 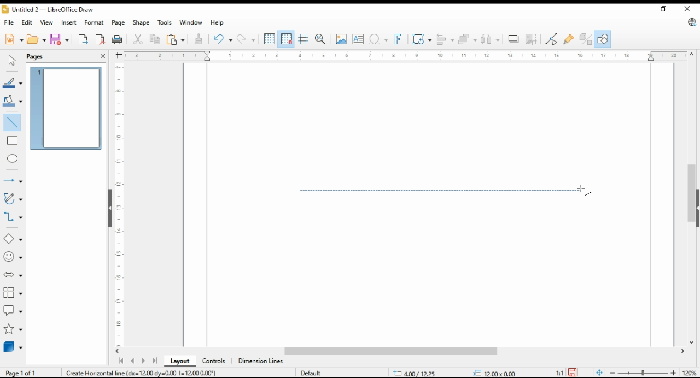 I want to click on page, so click(x=120, y=22).